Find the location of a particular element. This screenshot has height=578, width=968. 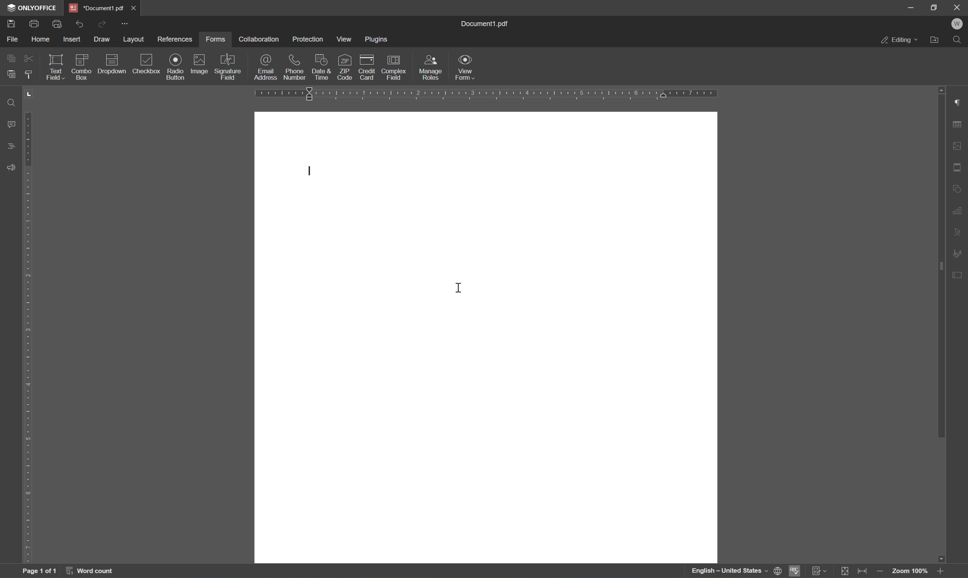

text field is located at coordinates (54, 66).